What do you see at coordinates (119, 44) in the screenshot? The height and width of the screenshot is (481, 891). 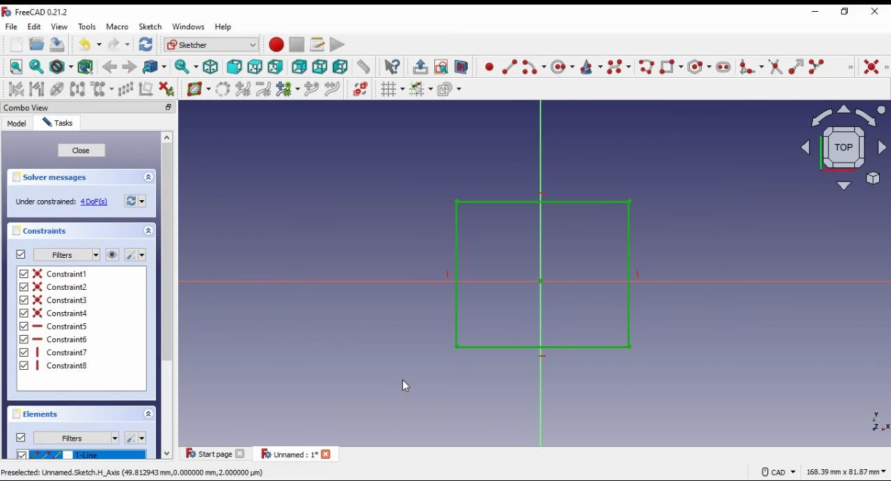 I see `redo` at bounding box center [119, 44].